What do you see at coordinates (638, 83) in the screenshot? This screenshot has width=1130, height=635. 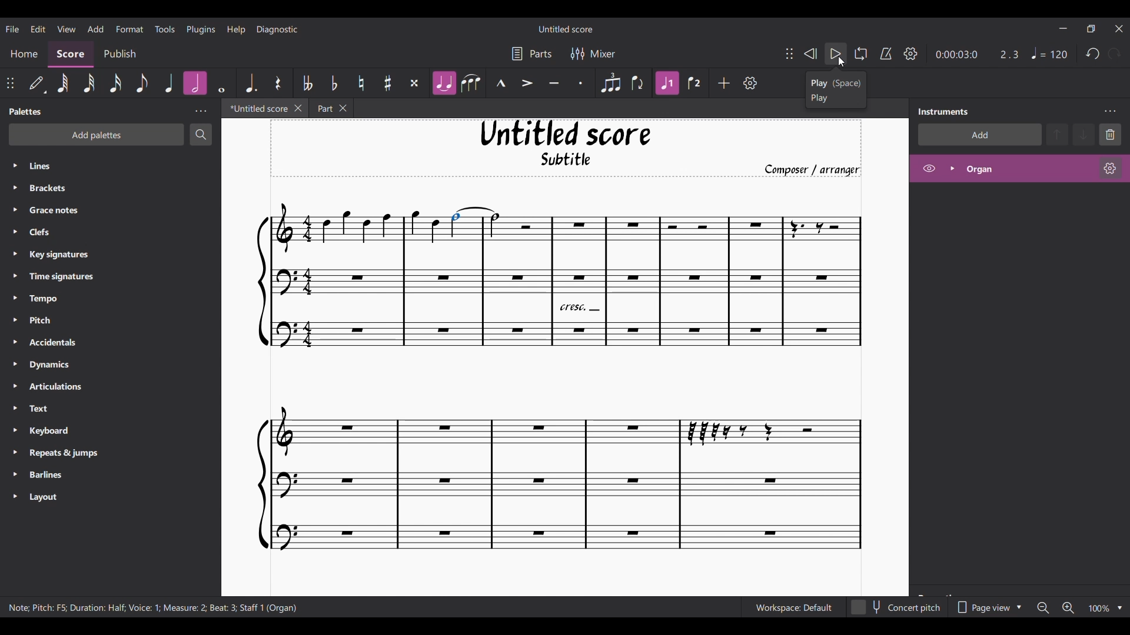 I see `Flip direction` at bounding box center [638, 83].